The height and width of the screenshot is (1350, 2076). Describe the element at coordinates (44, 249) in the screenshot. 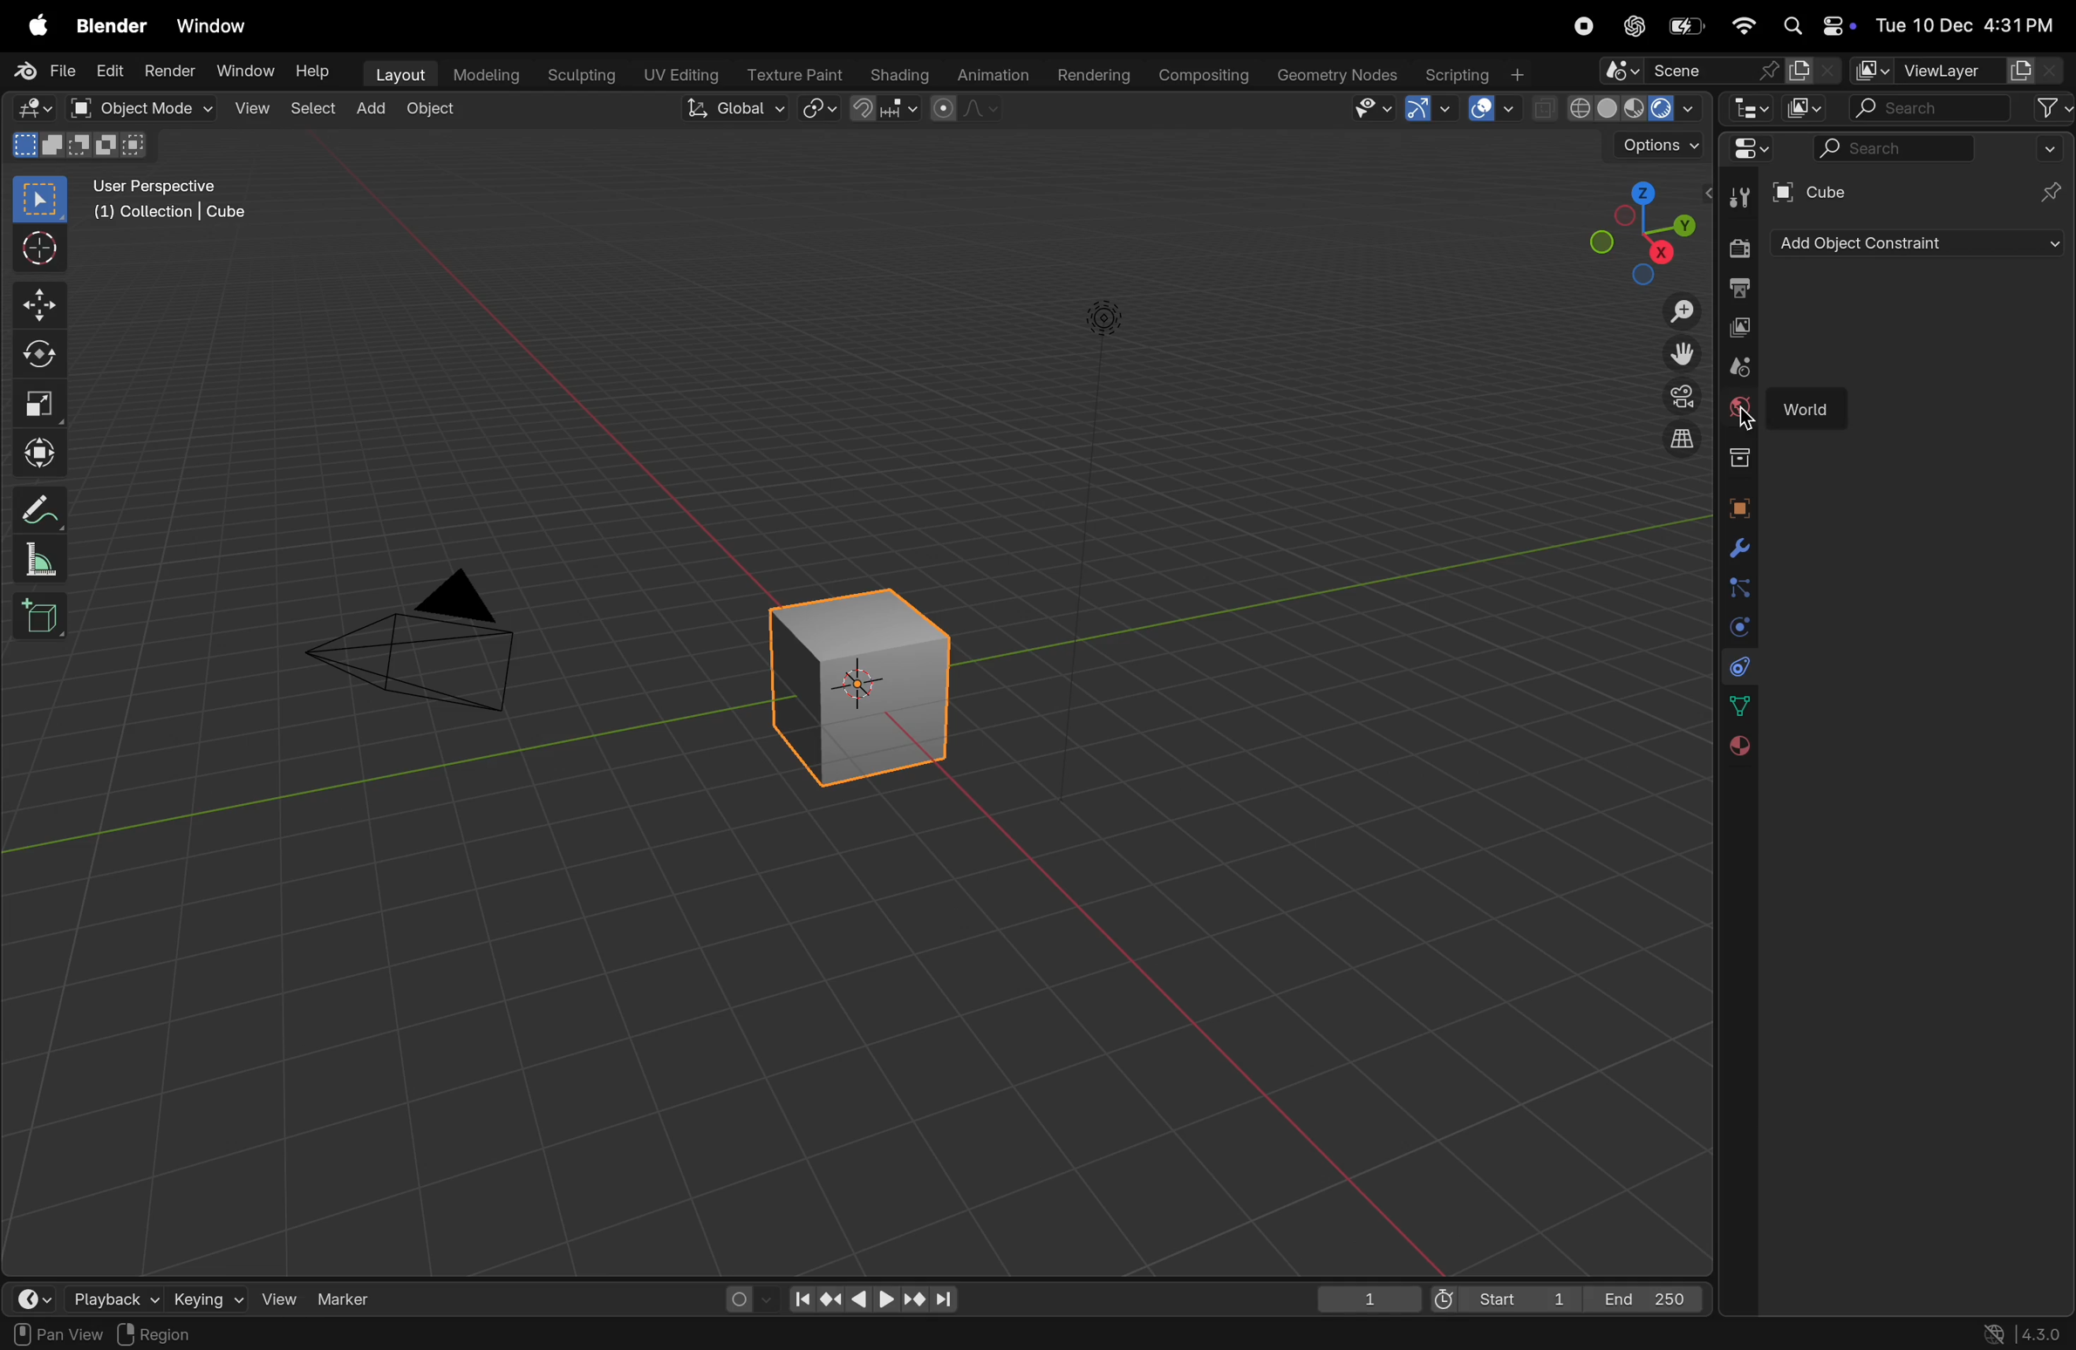

I see `cursor` at that location.